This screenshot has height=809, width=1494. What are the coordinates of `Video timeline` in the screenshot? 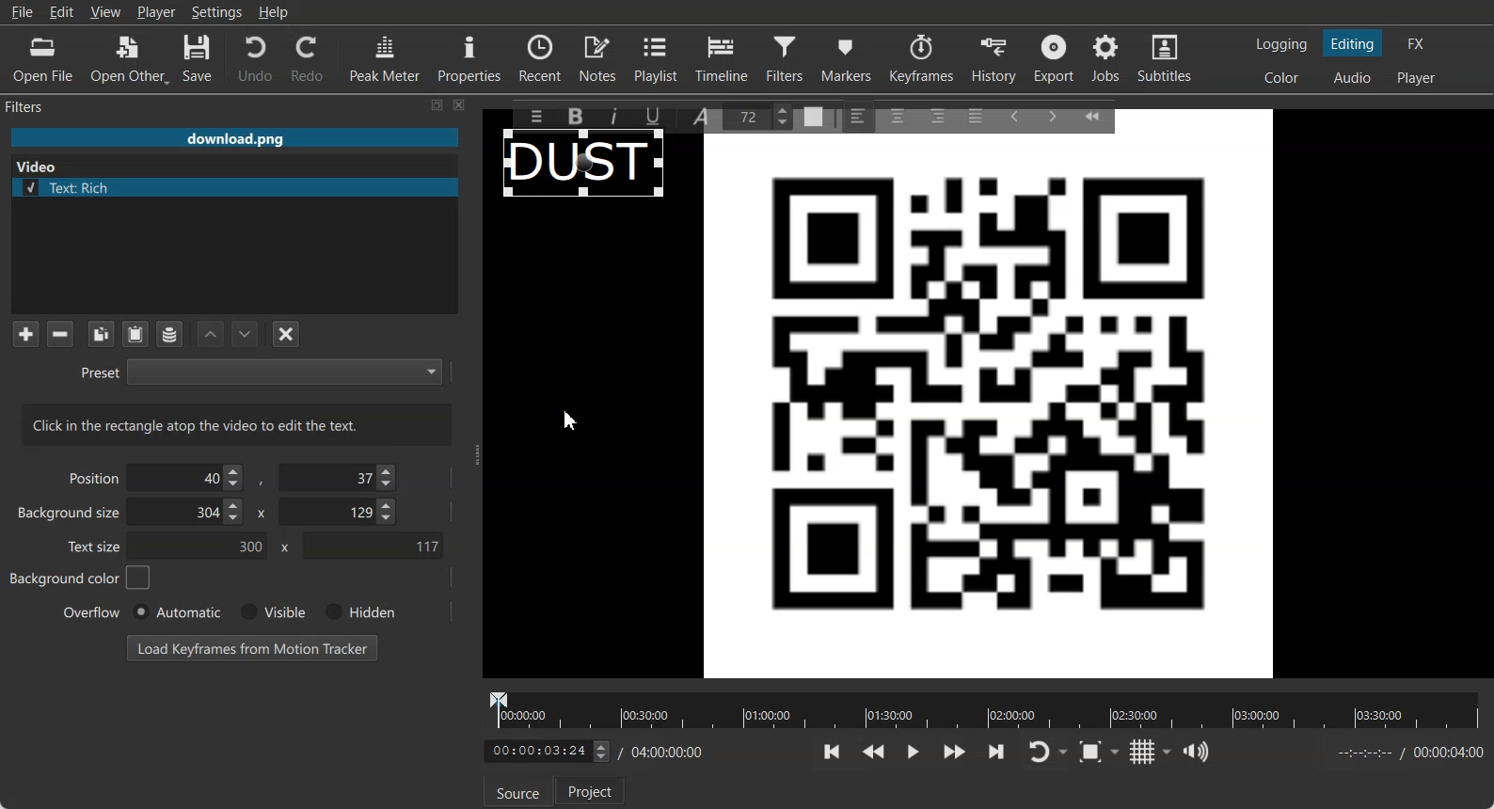 It's located at (984, 708).